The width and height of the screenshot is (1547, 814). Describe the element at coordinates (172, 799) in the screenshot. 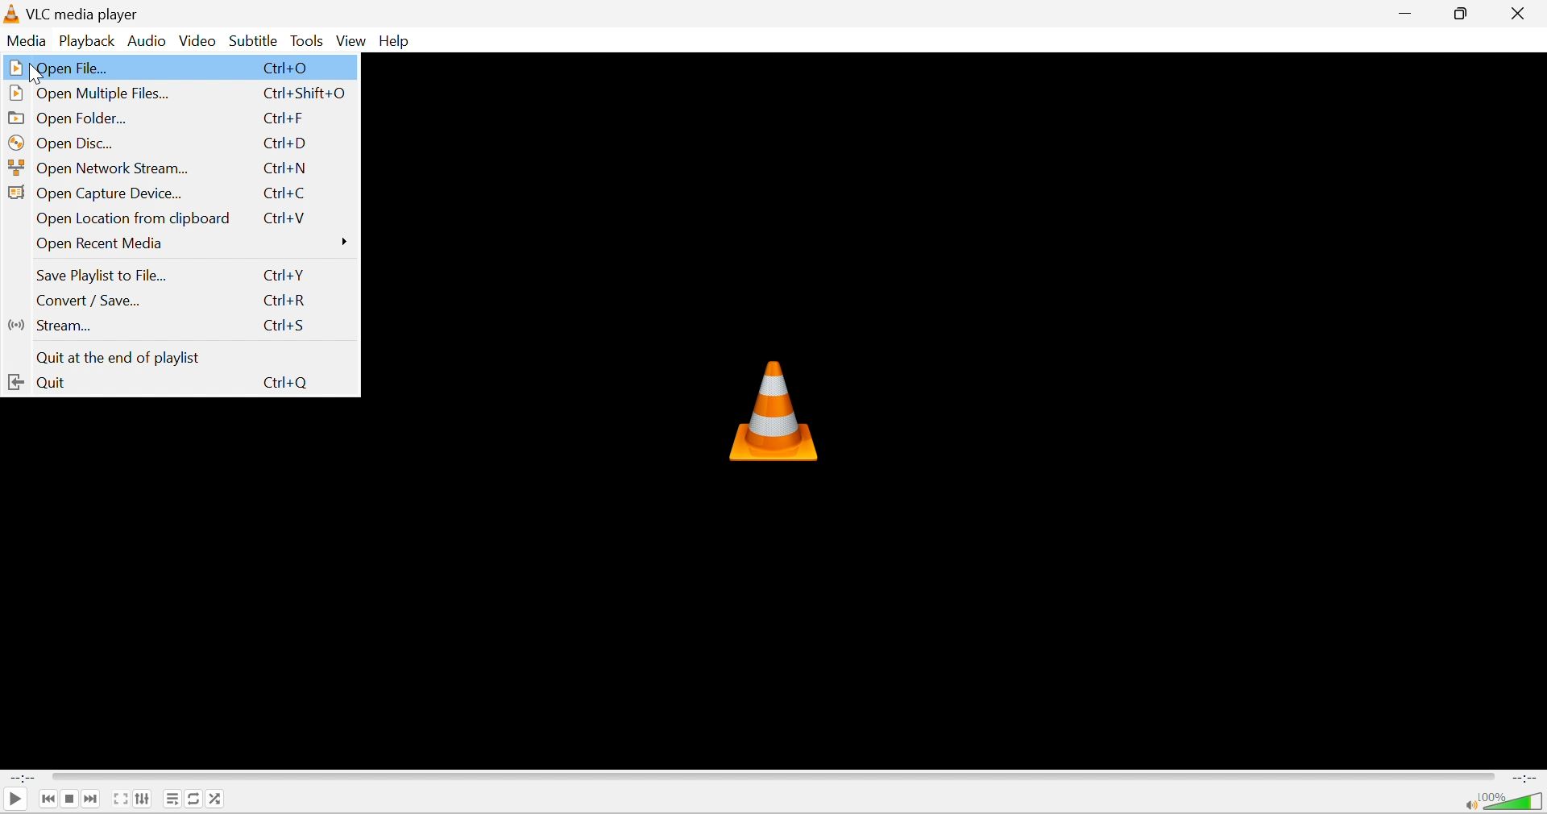

I see `Toggle playlist` at that location.